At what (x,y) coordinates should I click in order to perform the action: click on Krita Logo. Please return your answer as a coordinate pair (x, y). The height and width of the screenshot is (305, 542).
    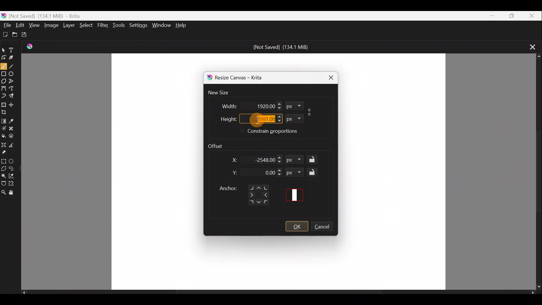
    Looking at the image, I should click on (4, 14).